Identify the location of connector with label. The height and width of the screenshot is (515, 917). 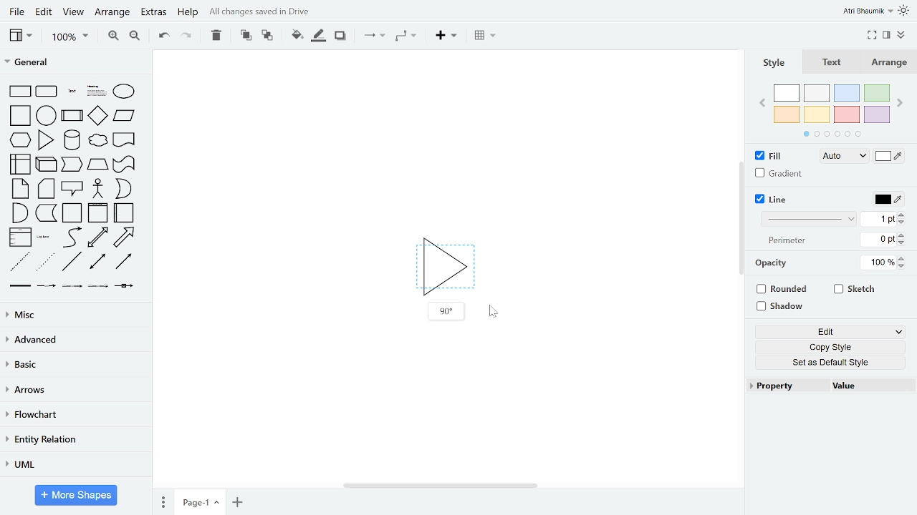
(45, 287).